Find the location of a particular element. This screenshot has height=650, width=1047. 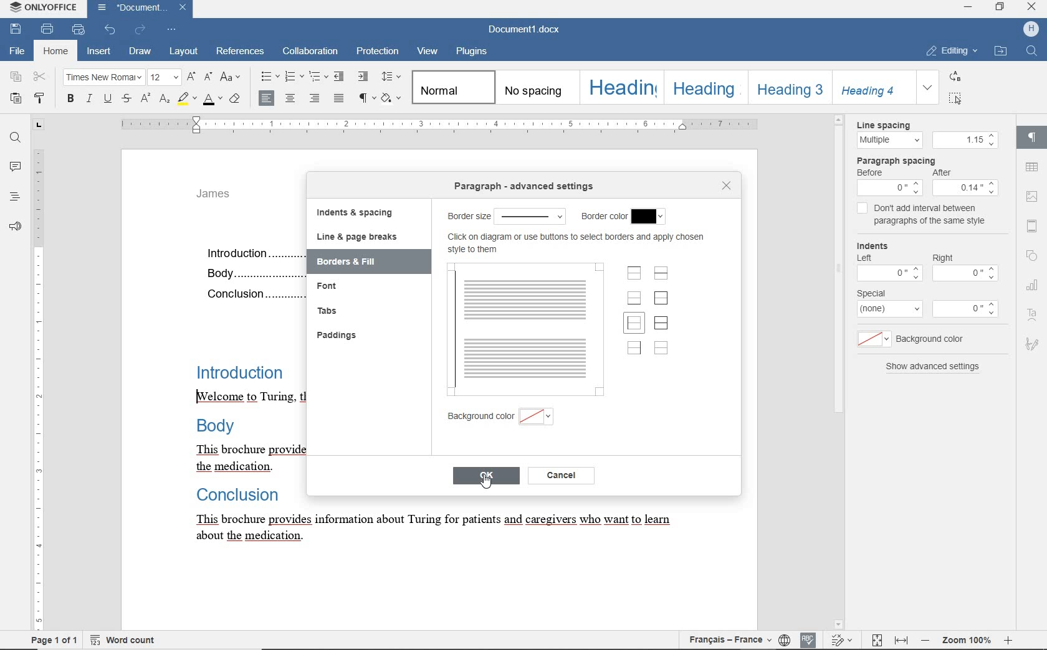

Welcome to Turing, is located at coordinates (245, 398).